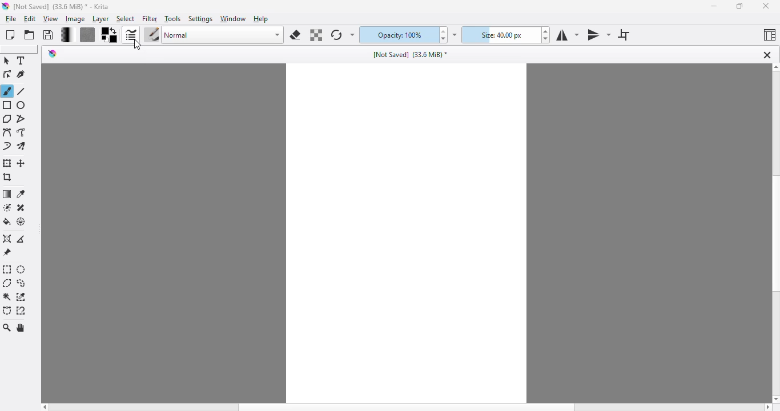  Describe the element at coordinates (100, 19) in the screenshot. I see `layer` at that location.